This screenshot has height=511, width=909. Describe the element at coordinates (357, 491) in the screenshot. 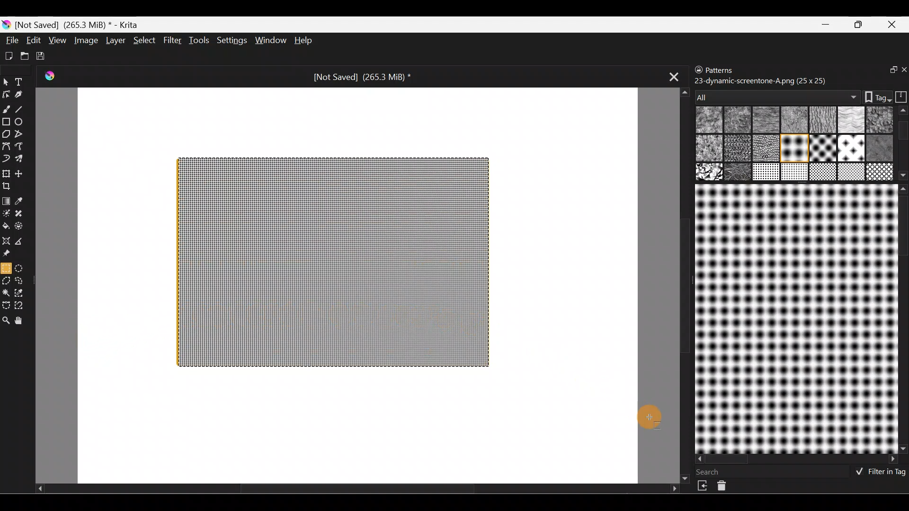

I see `Scroll tab` at that location.